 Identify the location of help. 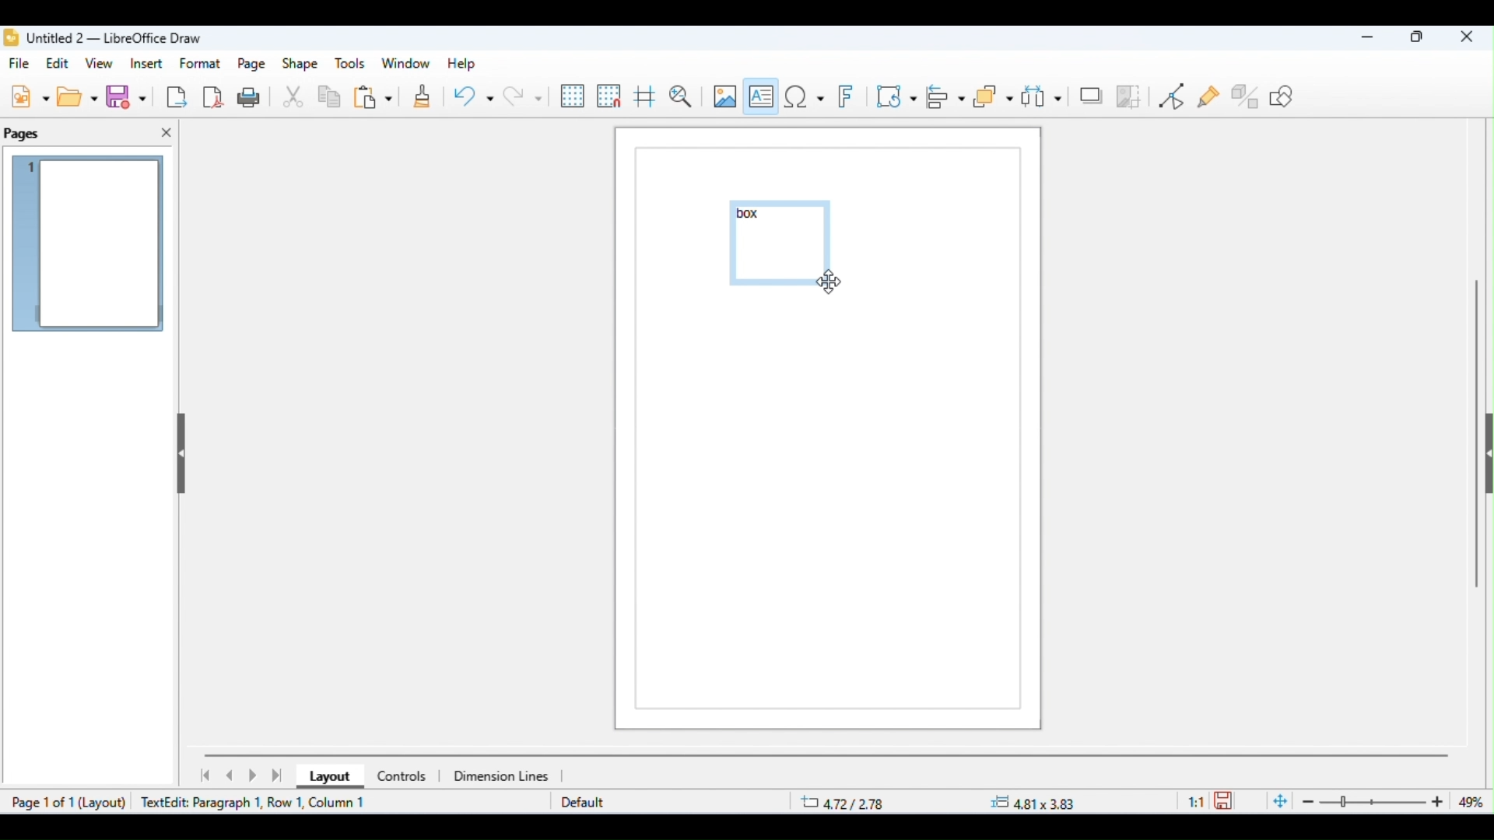
(459, 64).